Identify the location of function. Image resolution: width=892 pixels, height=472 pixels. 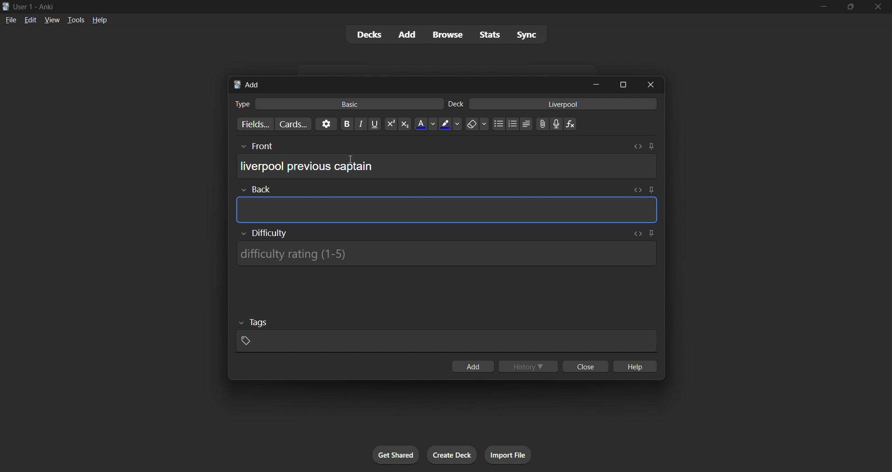
(573, 125).